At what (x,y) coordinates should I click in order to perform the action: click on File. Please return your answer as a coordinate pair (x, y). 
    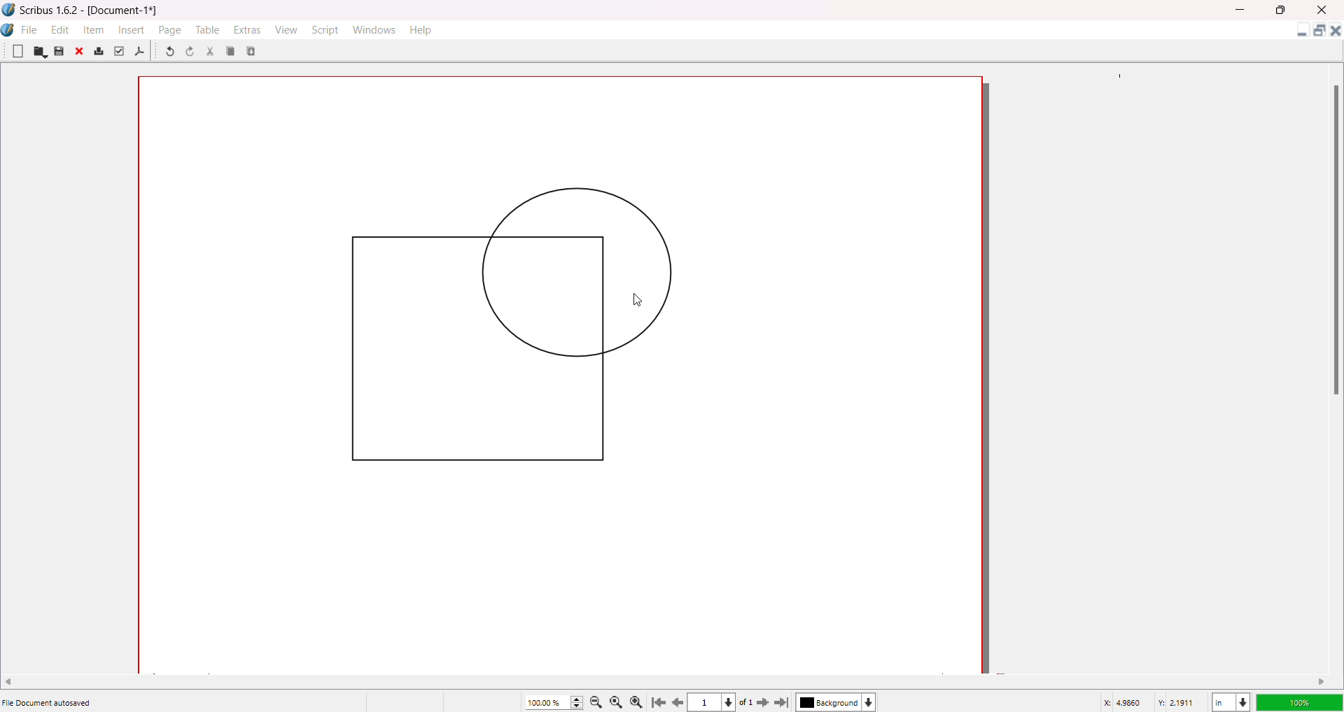
    Looking at the image, I should click on (30, 28).